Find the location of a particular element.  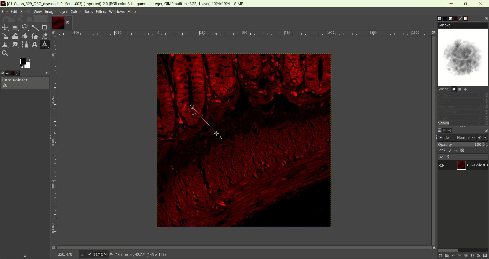

coordinate is located at coordinates (64, 254).